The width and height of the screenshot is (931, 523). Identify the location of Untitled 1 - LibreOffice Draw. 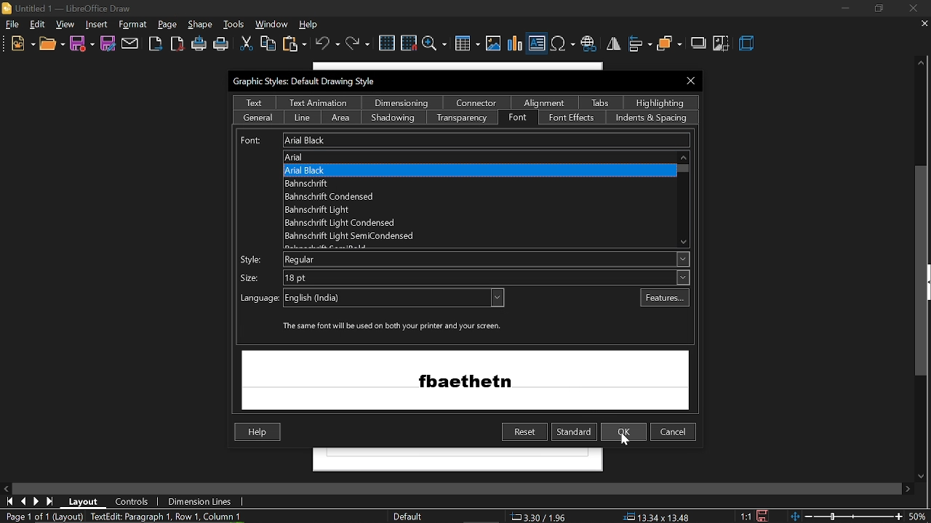
(67, 7).